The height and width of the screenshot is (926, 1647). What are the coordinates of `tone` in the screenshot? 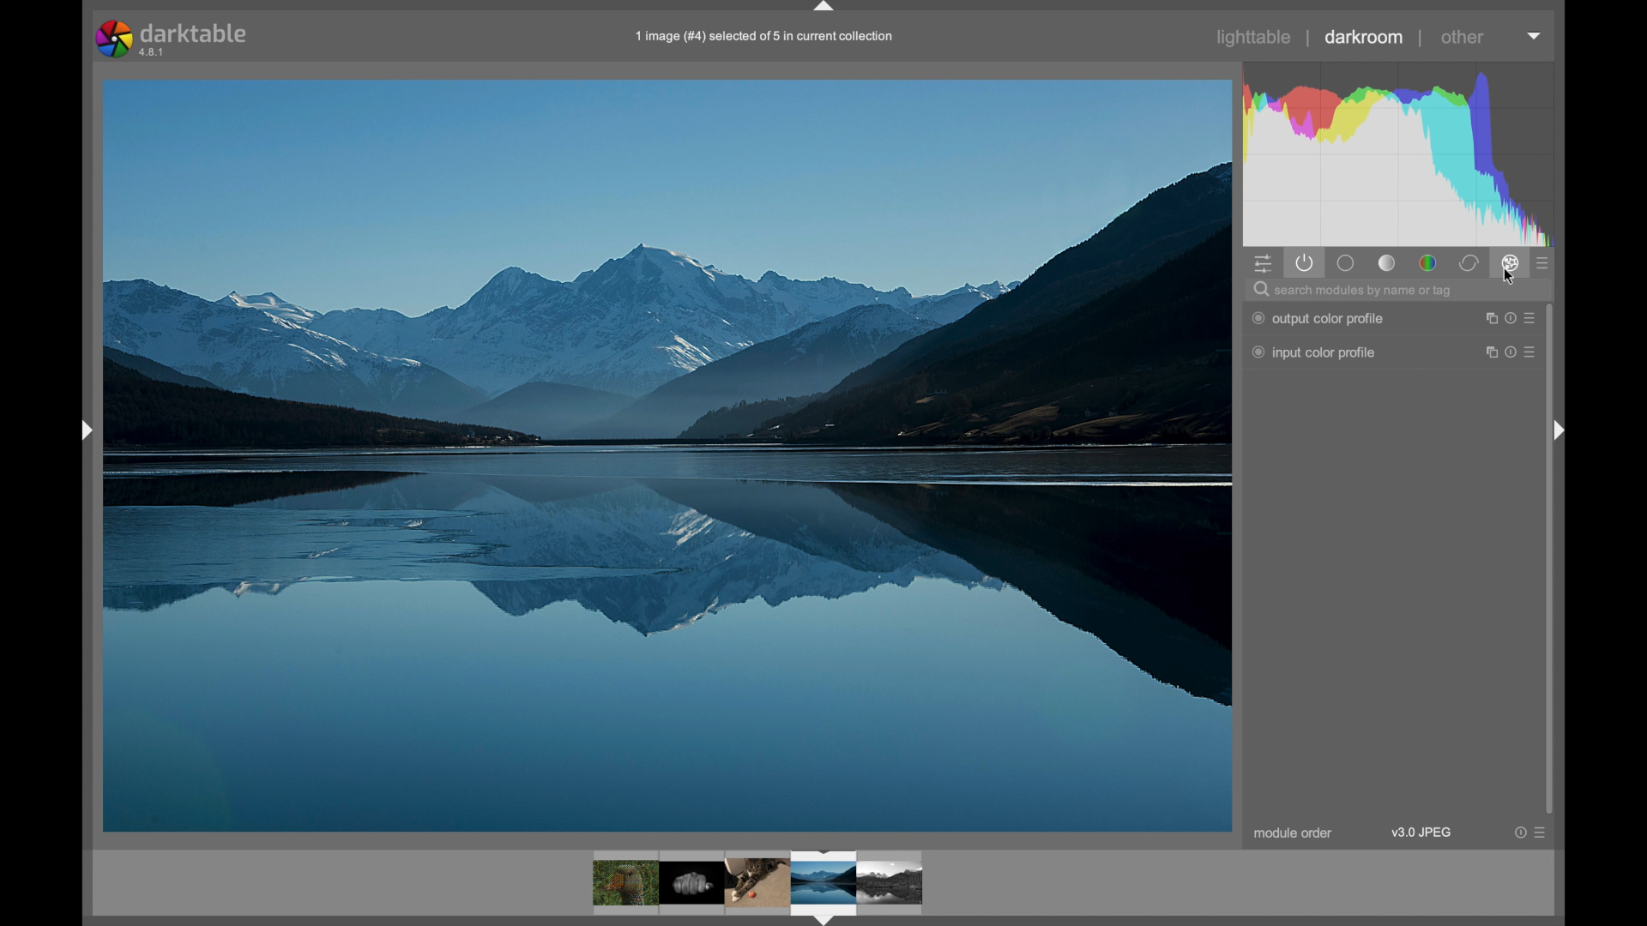 It's located at (1344, 263).